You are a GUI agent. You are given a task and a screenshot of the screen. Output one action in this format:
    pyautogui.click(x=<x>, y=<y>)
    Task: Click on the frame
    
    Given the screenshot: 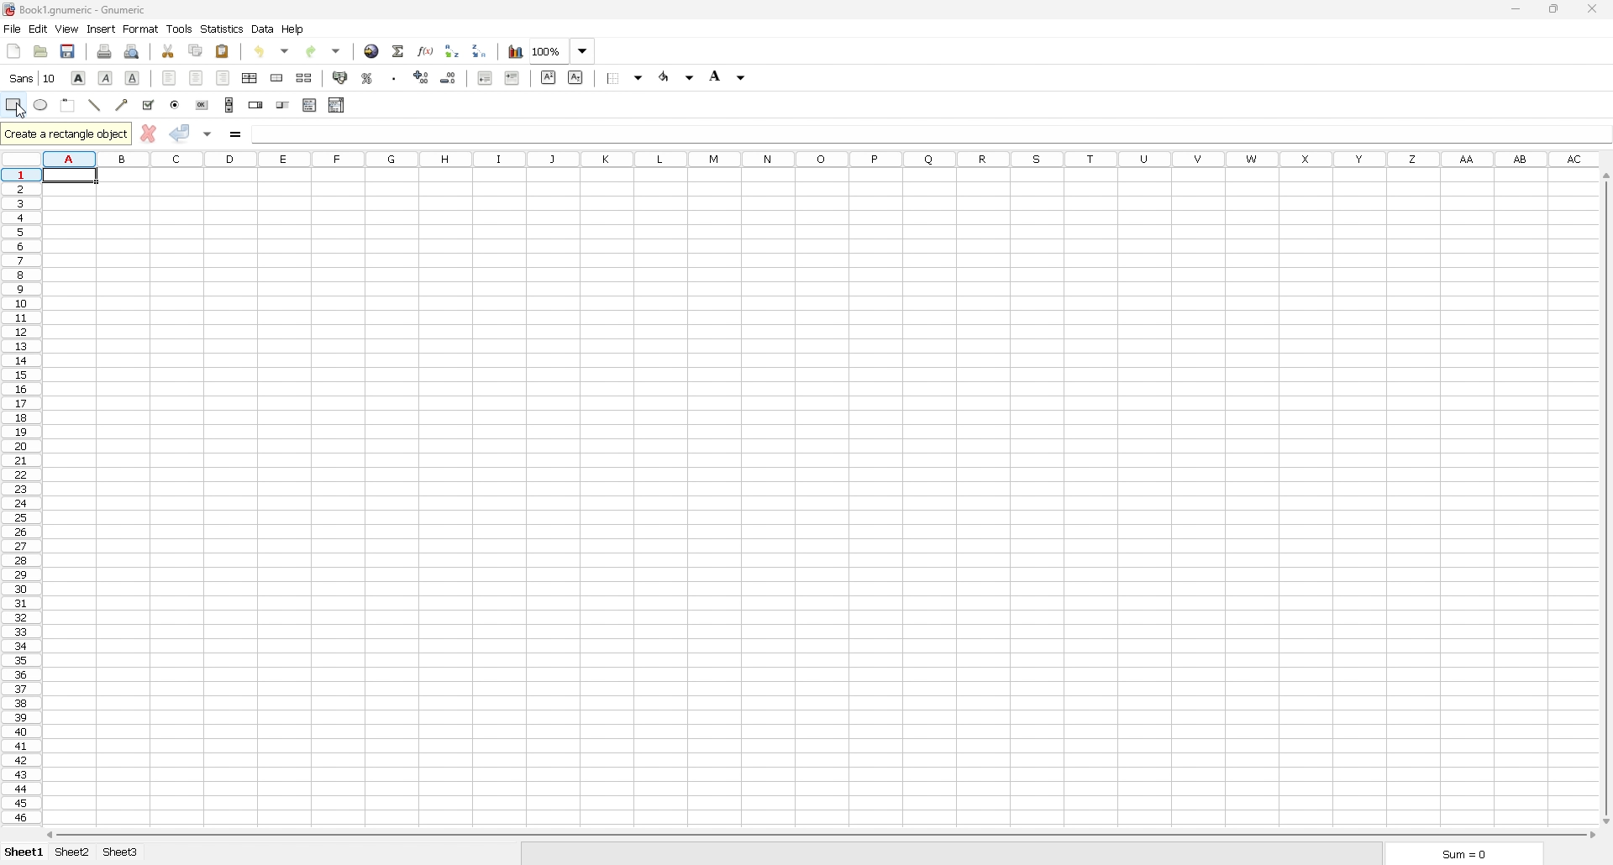 What is the action you would take?
    pyautogui.click(x=68, y=105)
    